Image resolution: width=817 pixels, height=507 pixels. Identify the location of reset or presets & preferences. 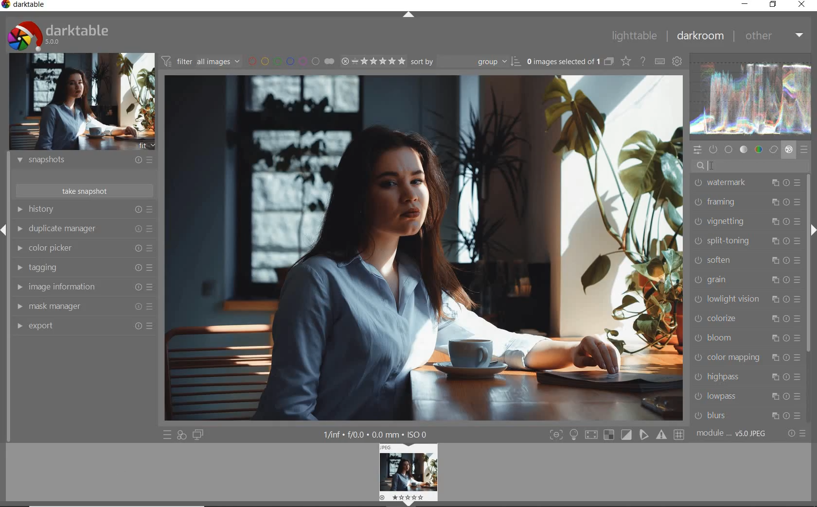
(797, 434).